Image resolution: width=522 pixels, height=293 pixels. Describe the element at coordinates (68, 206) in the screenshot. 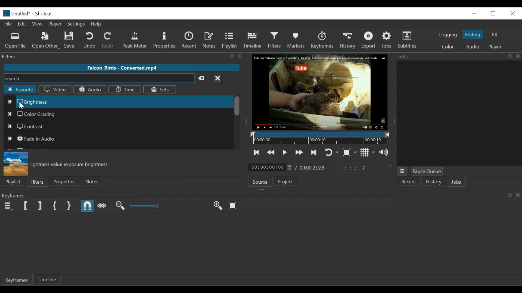

I see `Set Second Simple Keyframe` at that location.